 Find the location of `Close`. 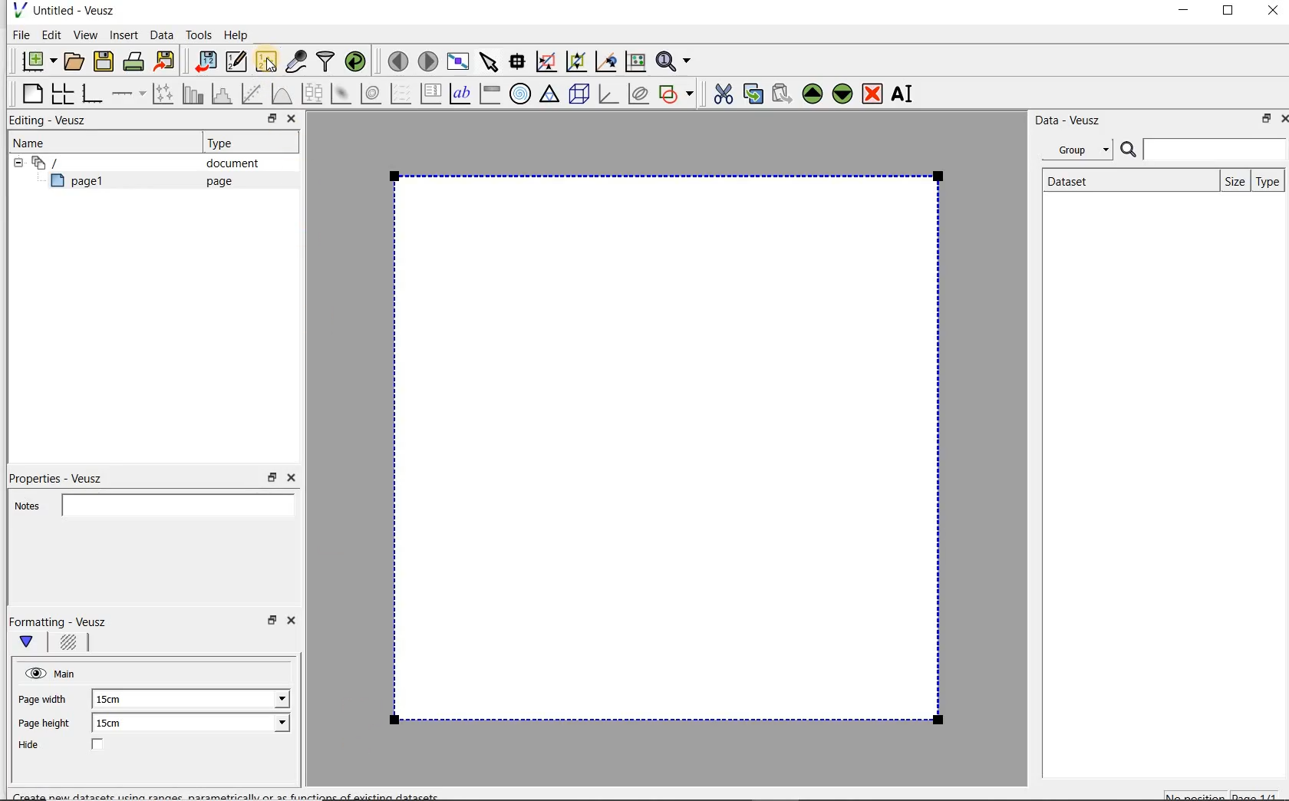

Close is located at coordinates (1271, 13).